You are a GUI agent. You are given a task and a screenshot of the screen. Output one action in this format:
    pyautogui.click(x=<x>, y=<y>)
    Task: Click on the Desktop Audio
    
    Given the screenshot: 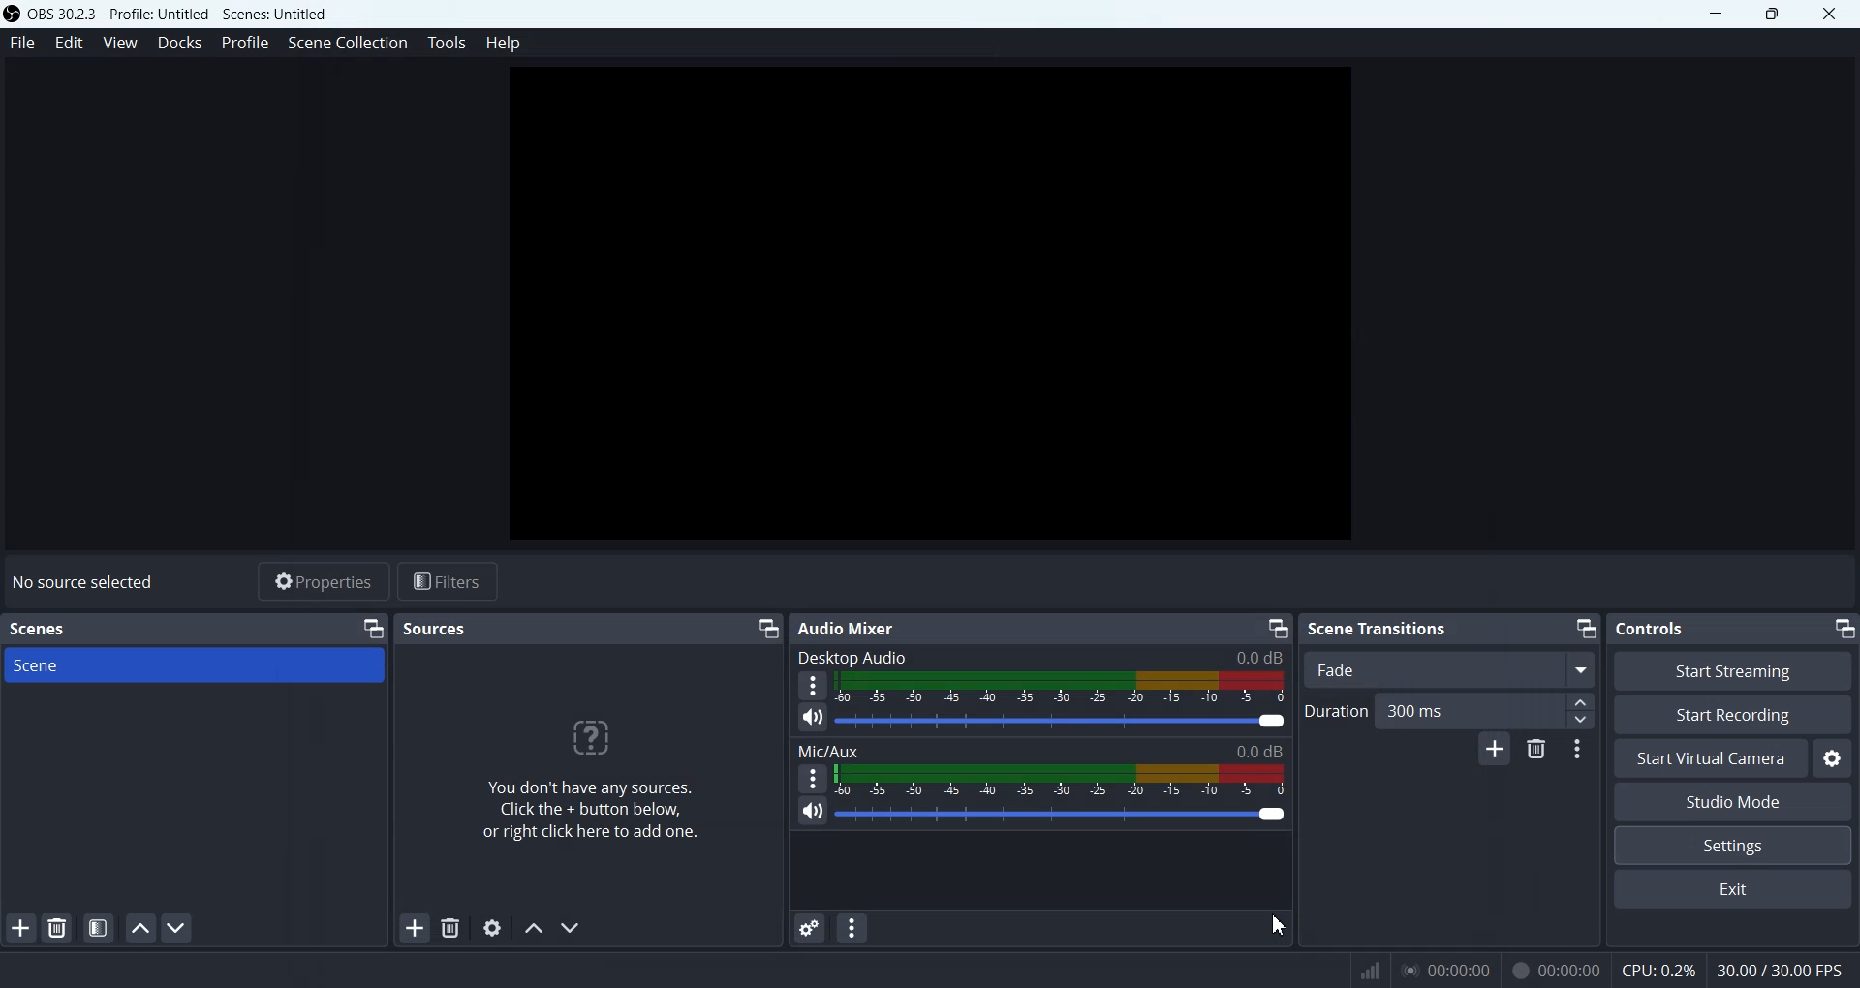 What is the action you would take?
    pyautogui.click(x=1039, y=658)
    